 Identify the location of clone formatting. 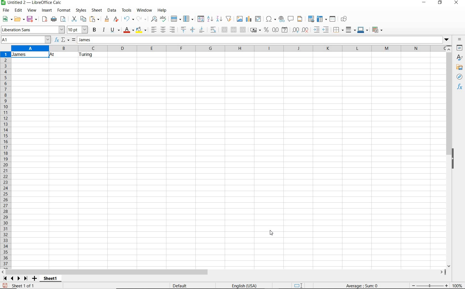
(107, 19).